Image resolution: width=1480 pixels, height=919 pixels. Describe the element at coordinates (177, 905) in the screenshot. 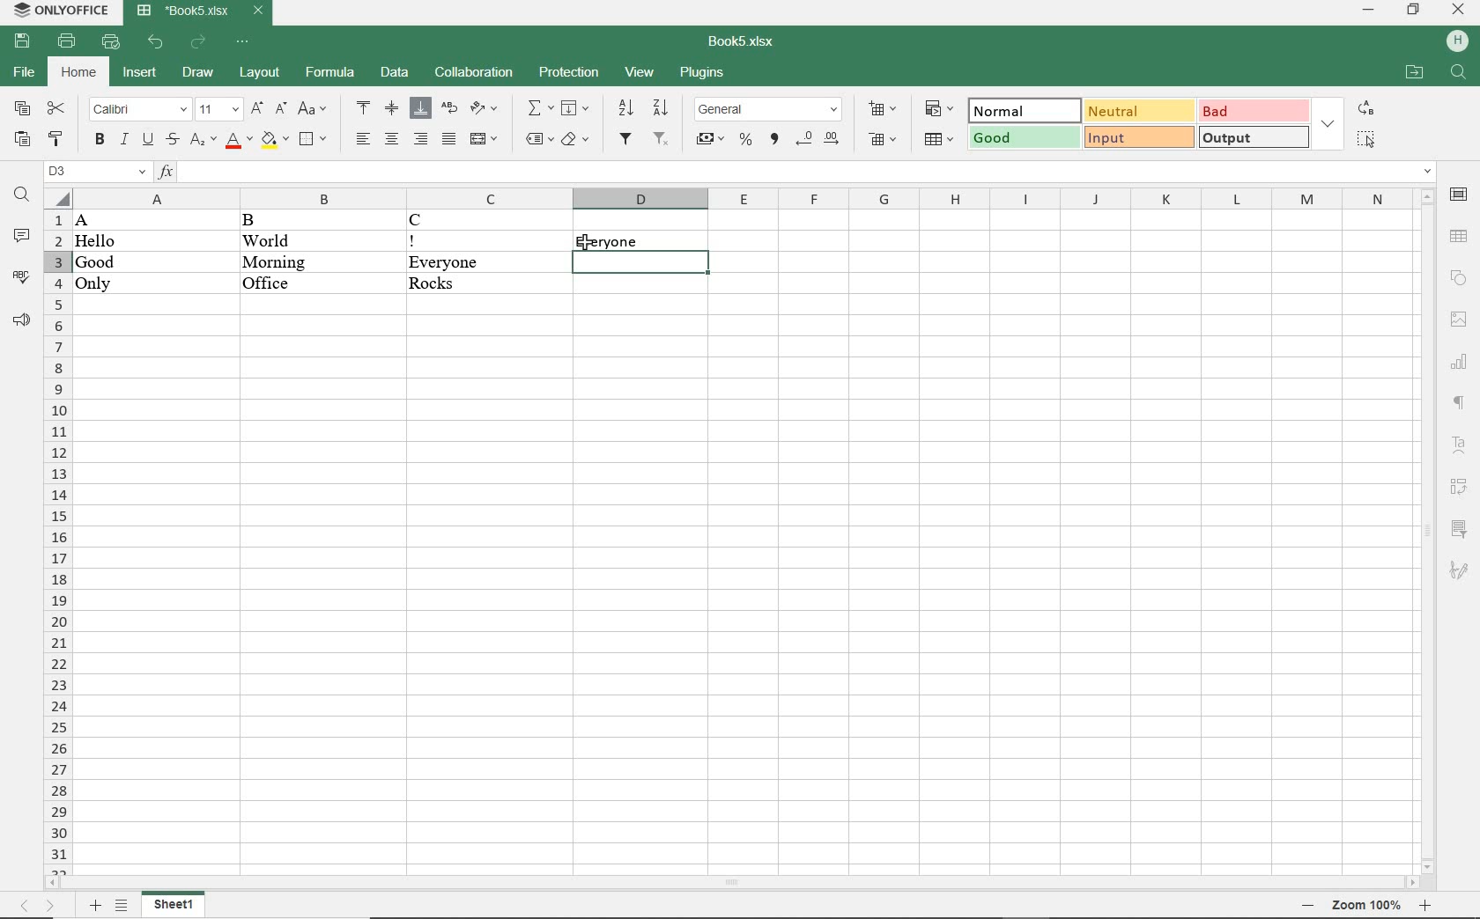

I see `sheet 1` at that location.